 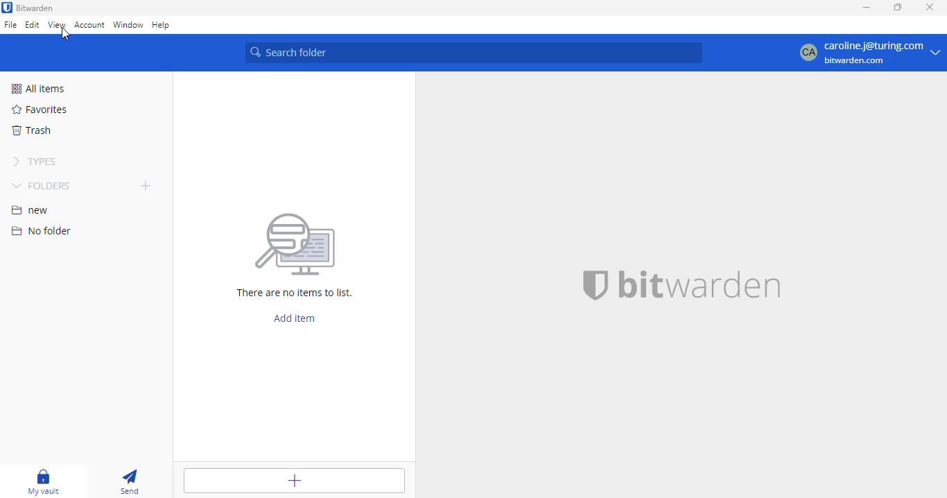 What do you see at coordinates (90, 24) in the screenshot?
I see `account` at bounding box center [90, 24].